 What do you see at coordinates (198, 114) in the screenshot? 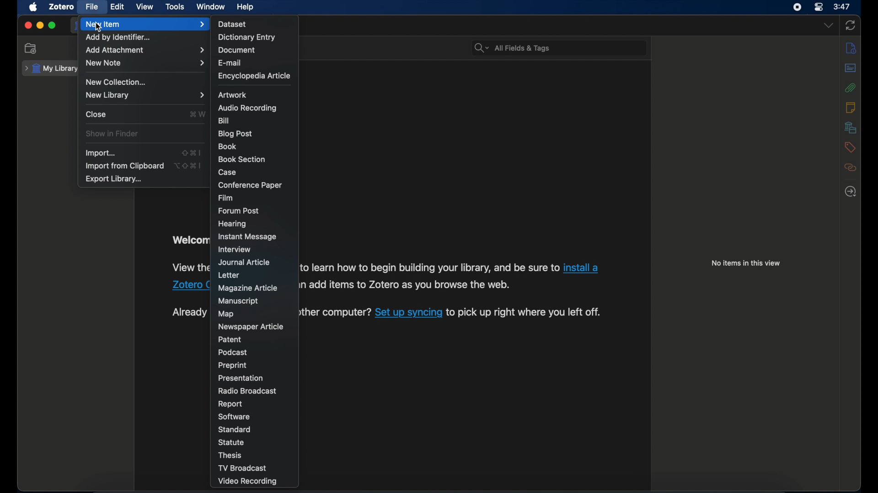
I see `shortcut` at bounding box center [198, 114].